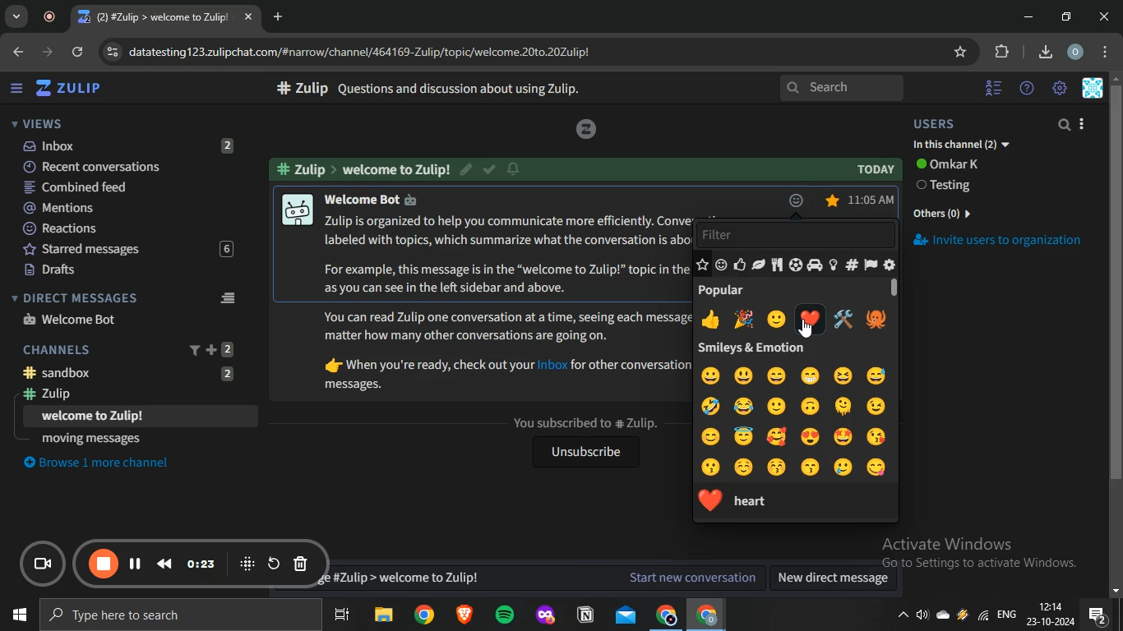  I want to click on starstruck, so click(846, 437).